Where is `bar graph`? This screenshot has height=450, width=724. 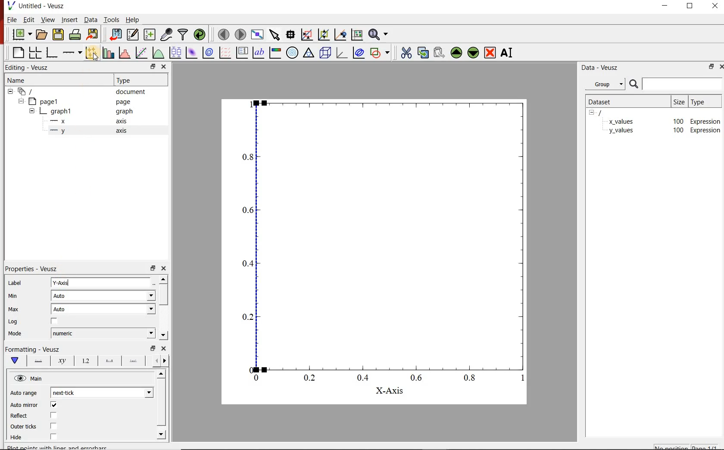 bar graph is located at coordinates (52, 53).